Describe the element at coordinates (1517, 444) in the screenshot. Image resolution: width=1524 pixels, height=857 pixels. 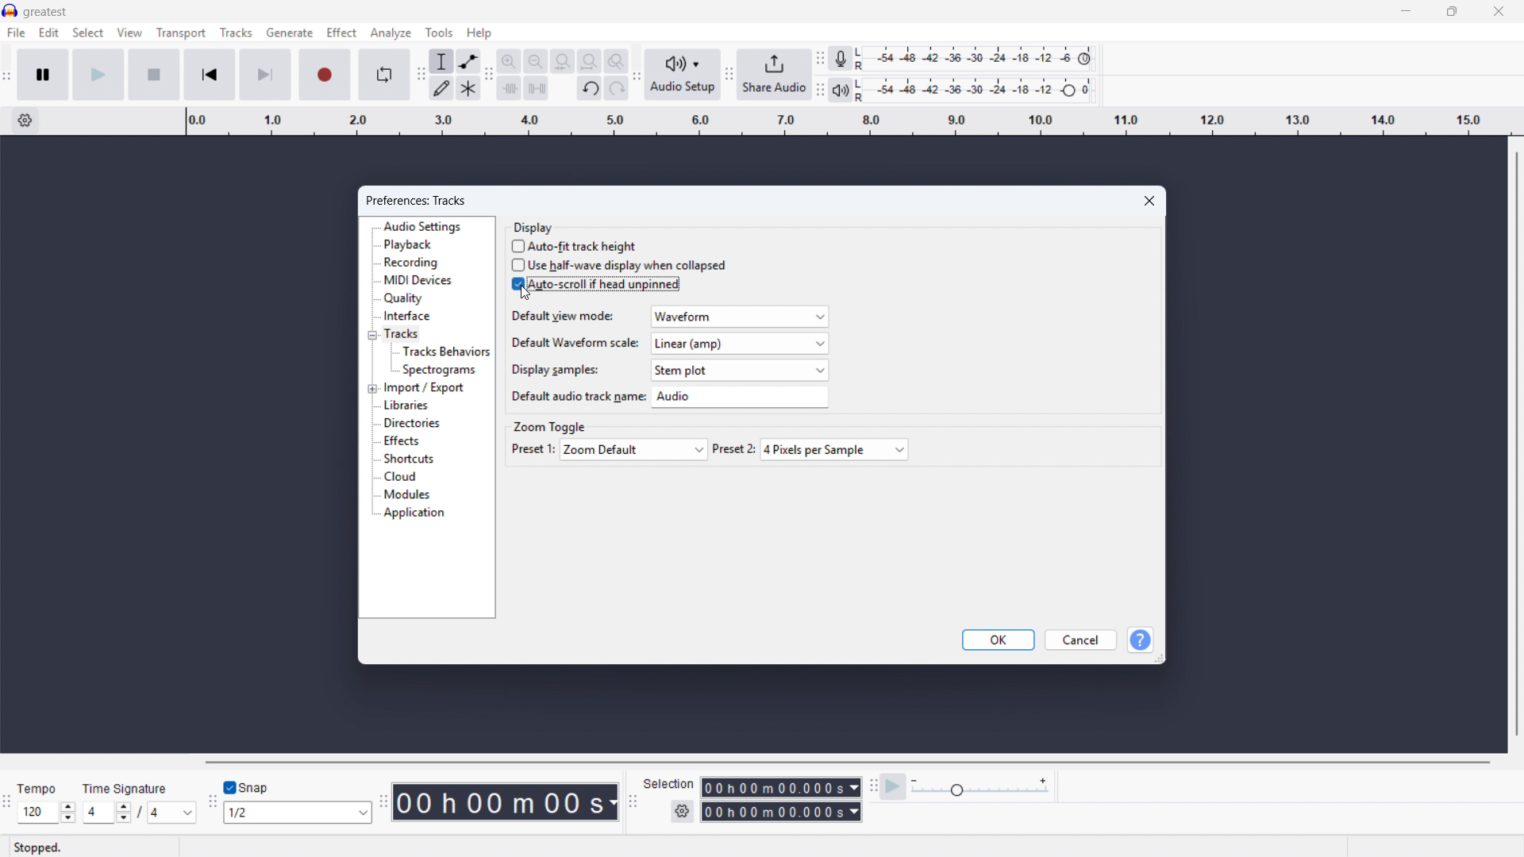
I see `Vertical scroll bar ` at that location.